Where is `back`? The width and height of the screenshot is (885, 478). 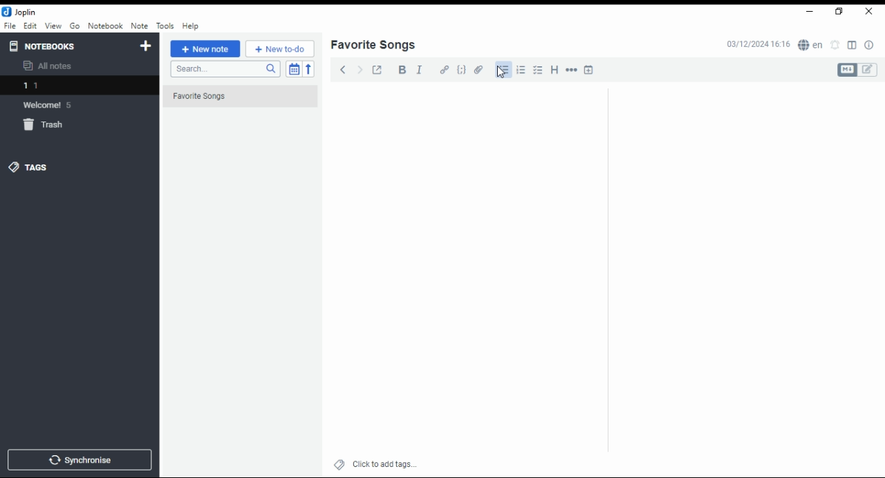 back is located at coordinates (343, 69).